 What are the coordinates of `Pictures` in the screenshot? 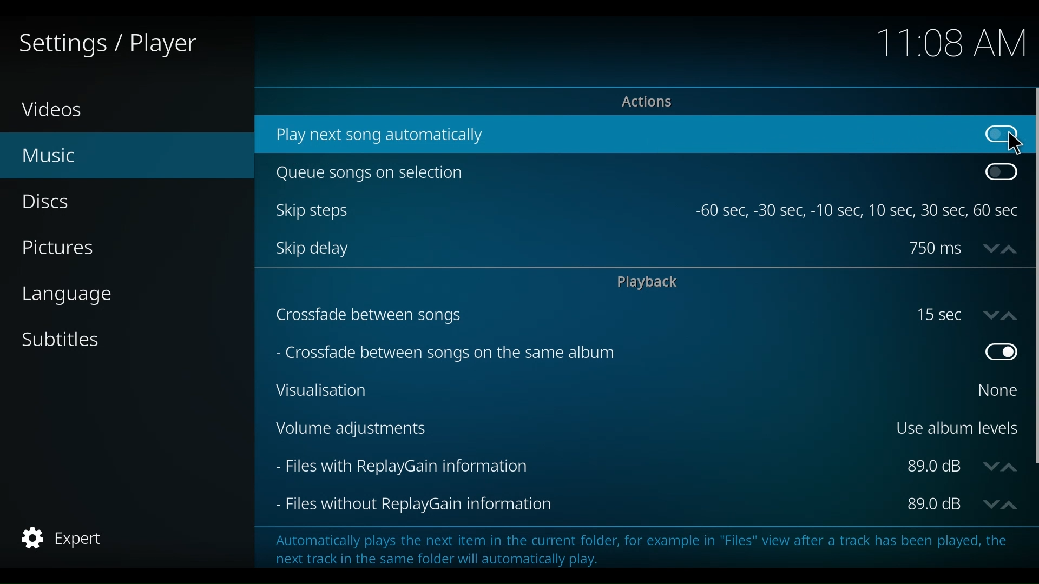 It's located at (61, 247).